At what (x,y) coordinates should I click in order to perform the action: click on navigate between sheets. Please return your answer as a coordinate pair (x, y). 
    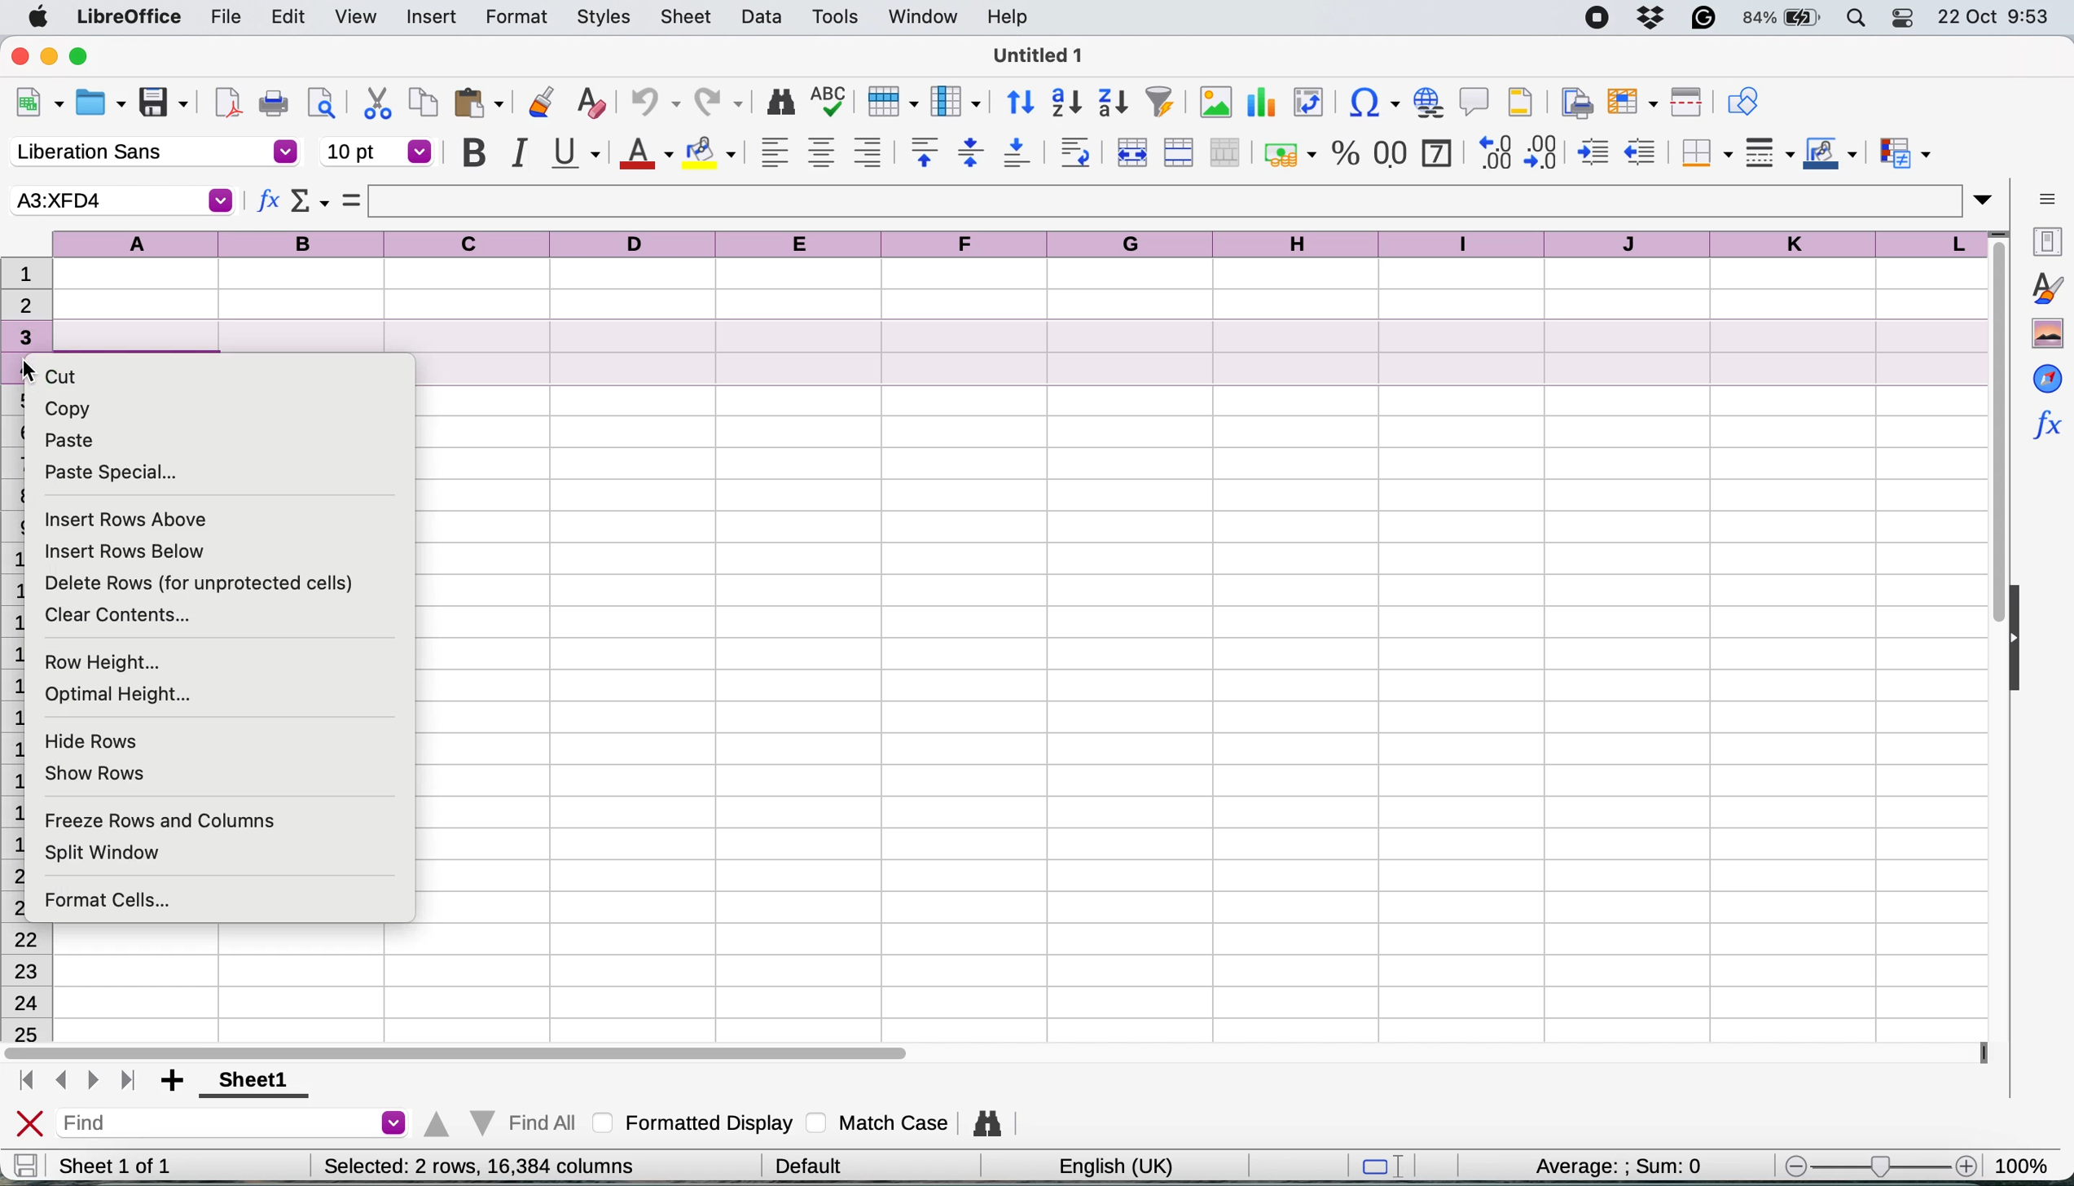
    Looking at the image, I should click on (75, 1082).